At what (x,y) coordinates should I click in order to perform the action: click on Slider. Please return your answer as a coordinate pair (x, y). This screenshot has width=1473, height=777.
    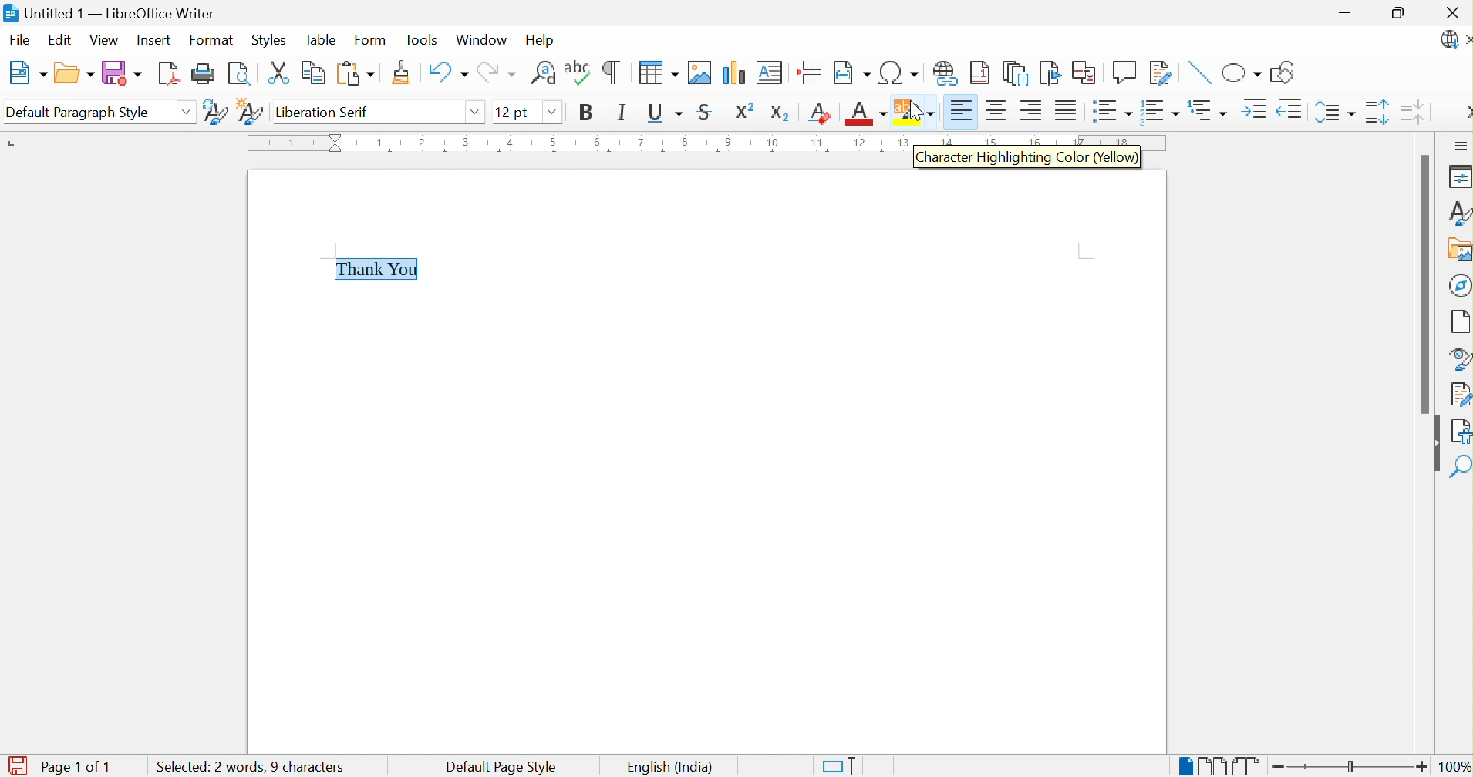
    Looking at the image, I should click on (1350, 767).